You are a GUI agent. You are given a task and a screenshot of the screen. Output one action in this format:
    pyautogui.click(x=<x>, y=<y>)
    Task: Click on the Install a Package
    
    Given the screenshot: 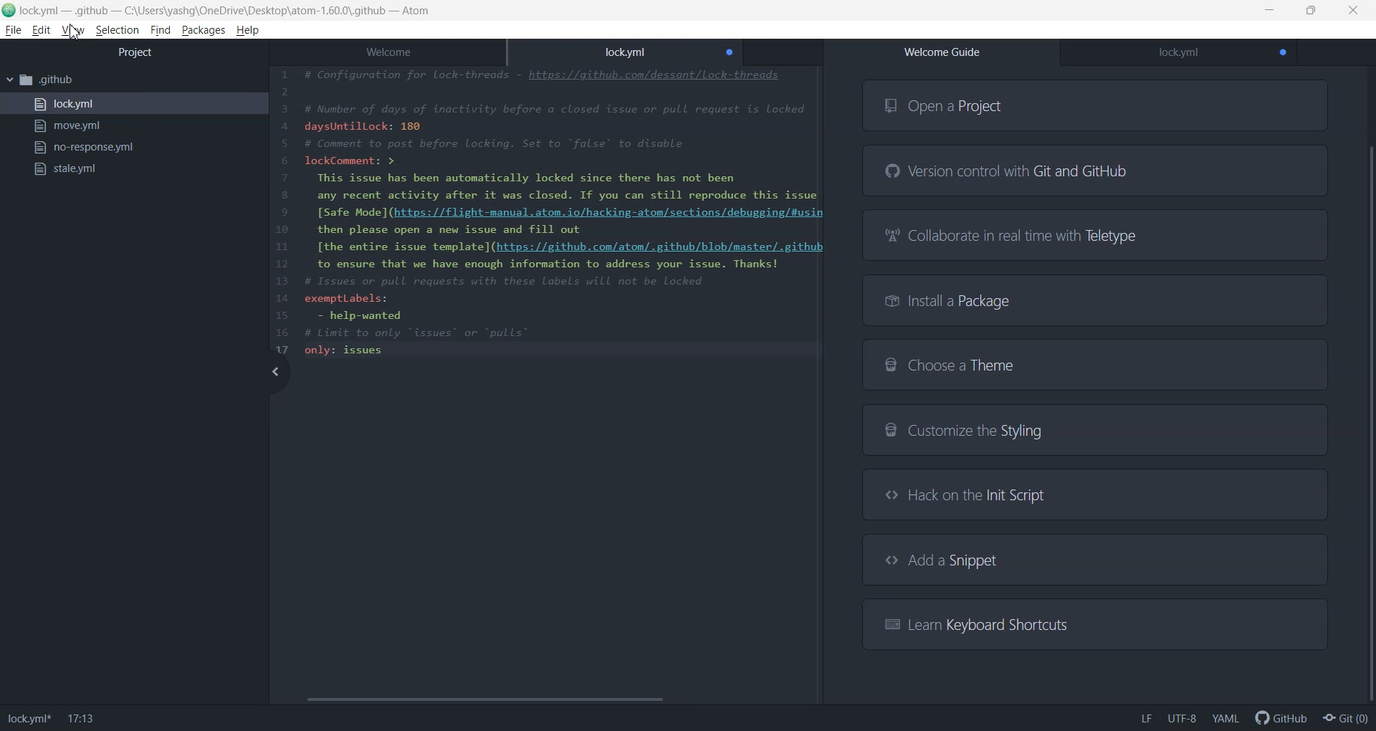 What is the action you would take?
    pyautogui.click(x=1096, y=300)
    